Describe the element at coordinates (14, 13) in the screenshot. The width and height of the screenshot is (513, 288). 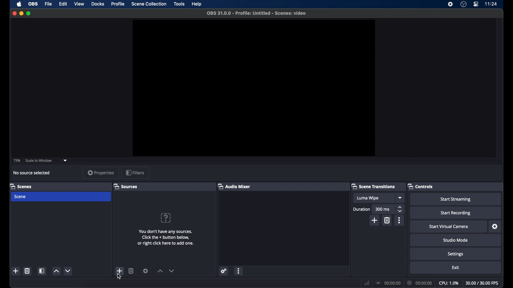
I see `close` at that location.